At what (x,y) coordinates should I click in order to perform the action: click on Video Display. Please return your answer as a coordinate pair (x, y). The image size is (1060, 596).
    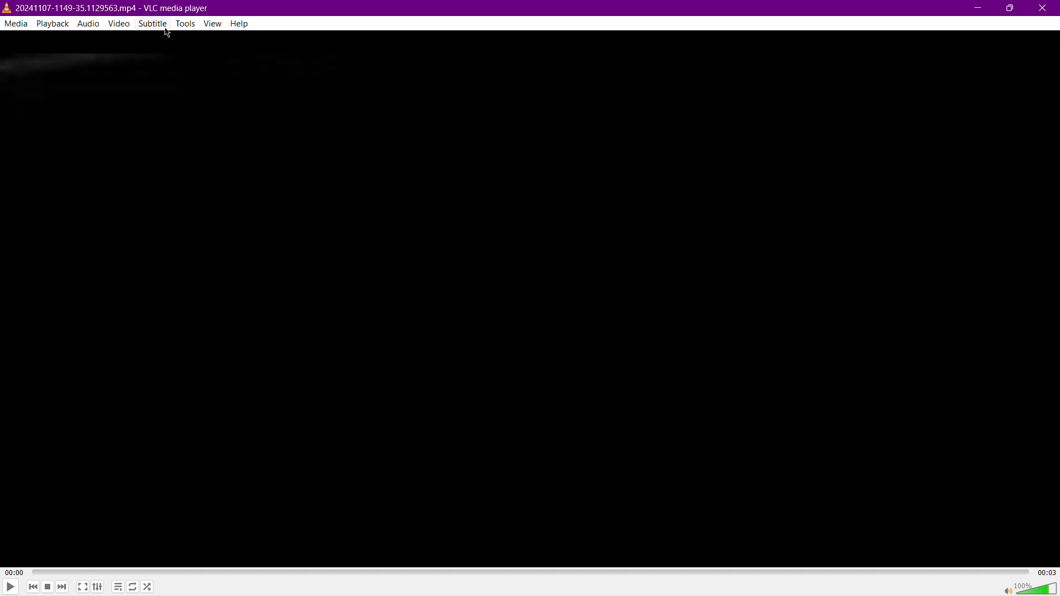
    Looking at the image, I should click on (531, 303).